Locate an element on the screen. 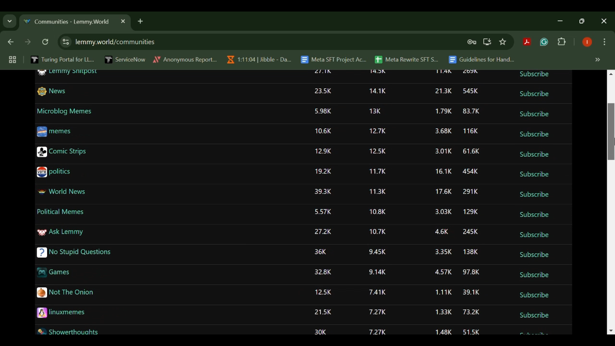 Image resolution: width=615 pixels, height=346 pixels. Grammarly Extension is located at coordinates (543, 42).